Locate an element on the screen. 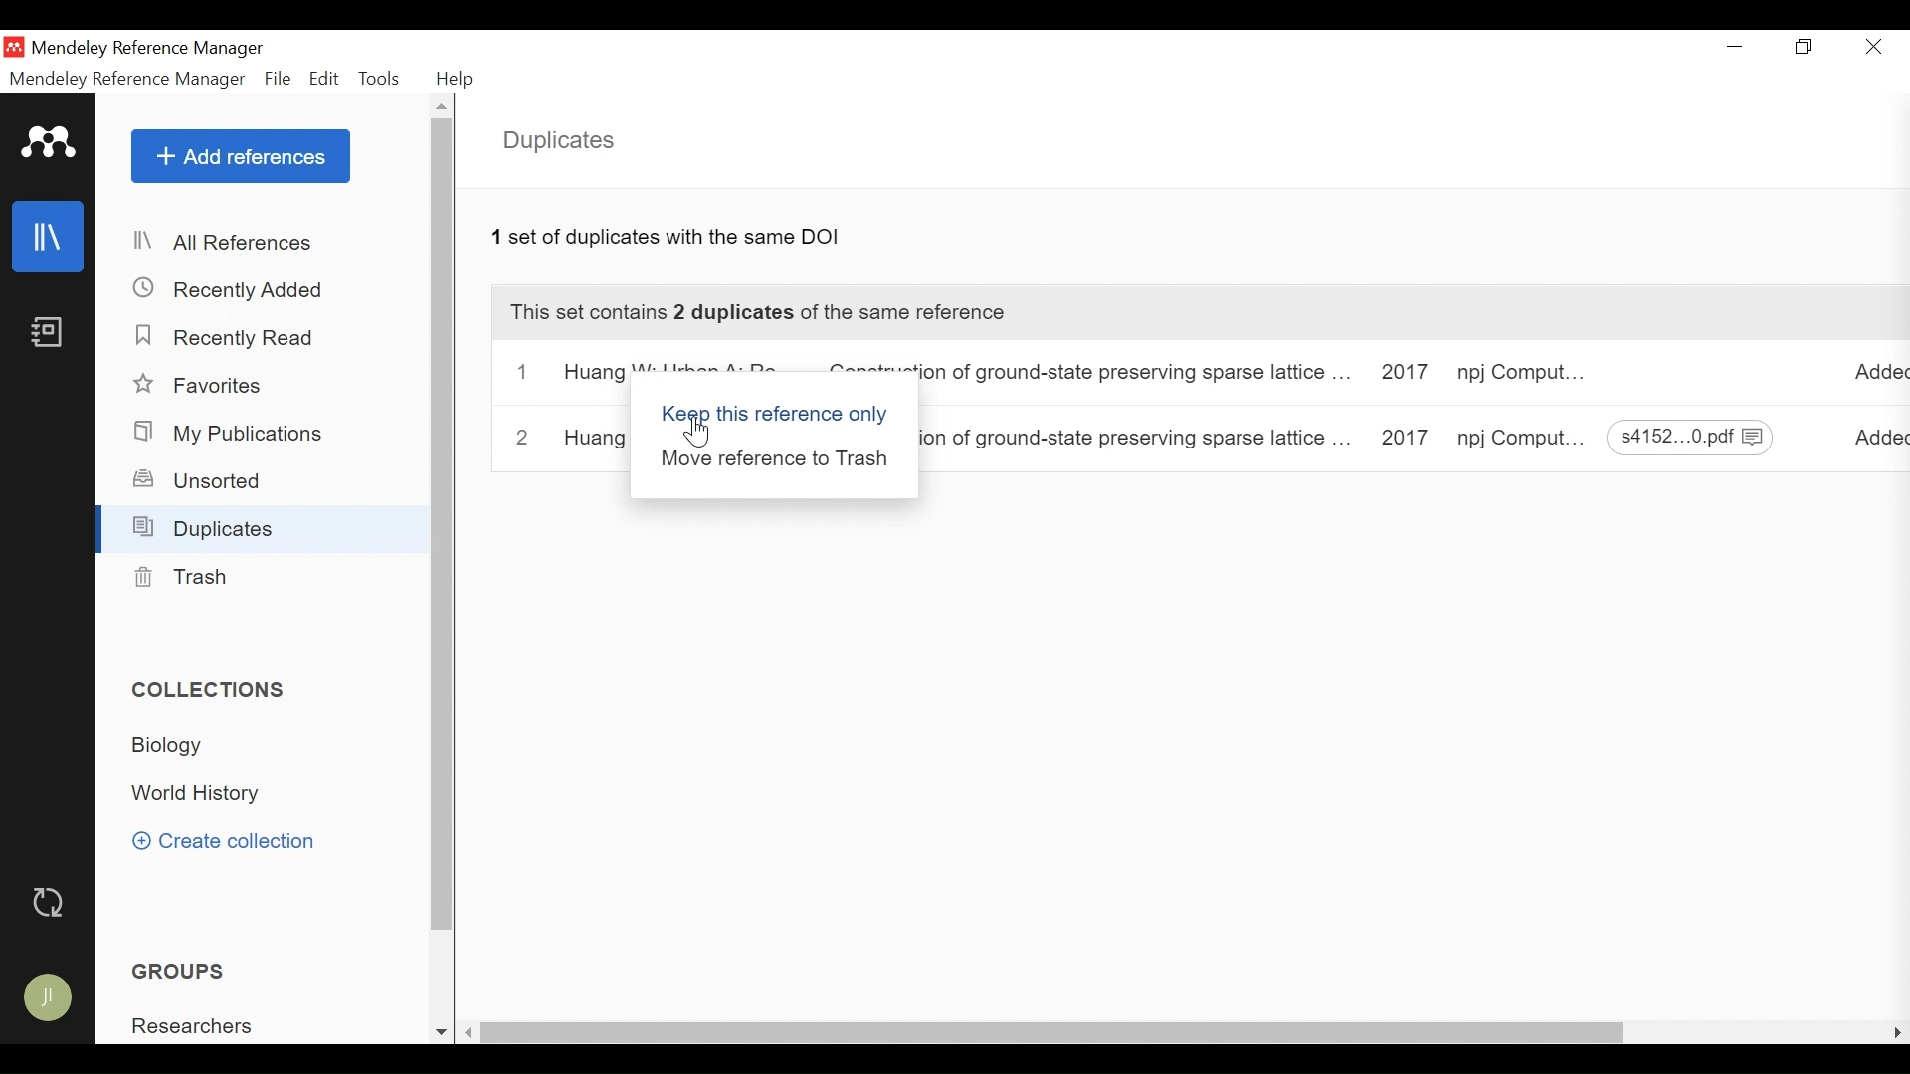 Image resolution: width=1910 pixels, height=1074 pixels. Collection is located at coordinates (174, 745).